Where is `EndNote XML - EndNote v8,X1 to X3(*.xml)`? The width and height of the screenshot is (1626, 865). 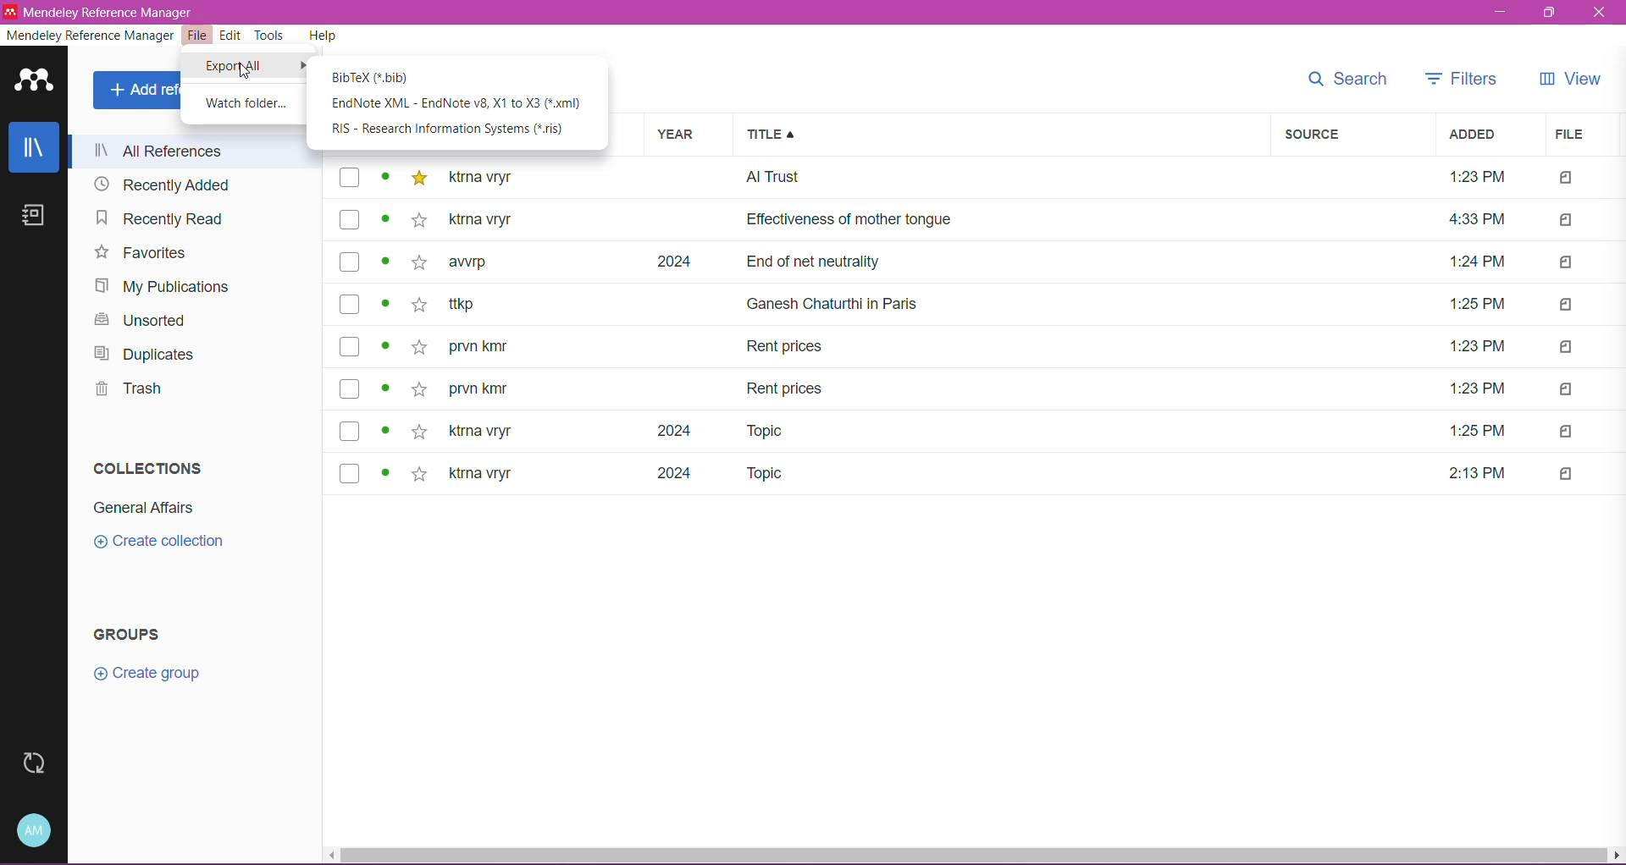 EndNote XML - EndNote v8,X1 to X3(*.xml) is located at coordinates (459, 105).